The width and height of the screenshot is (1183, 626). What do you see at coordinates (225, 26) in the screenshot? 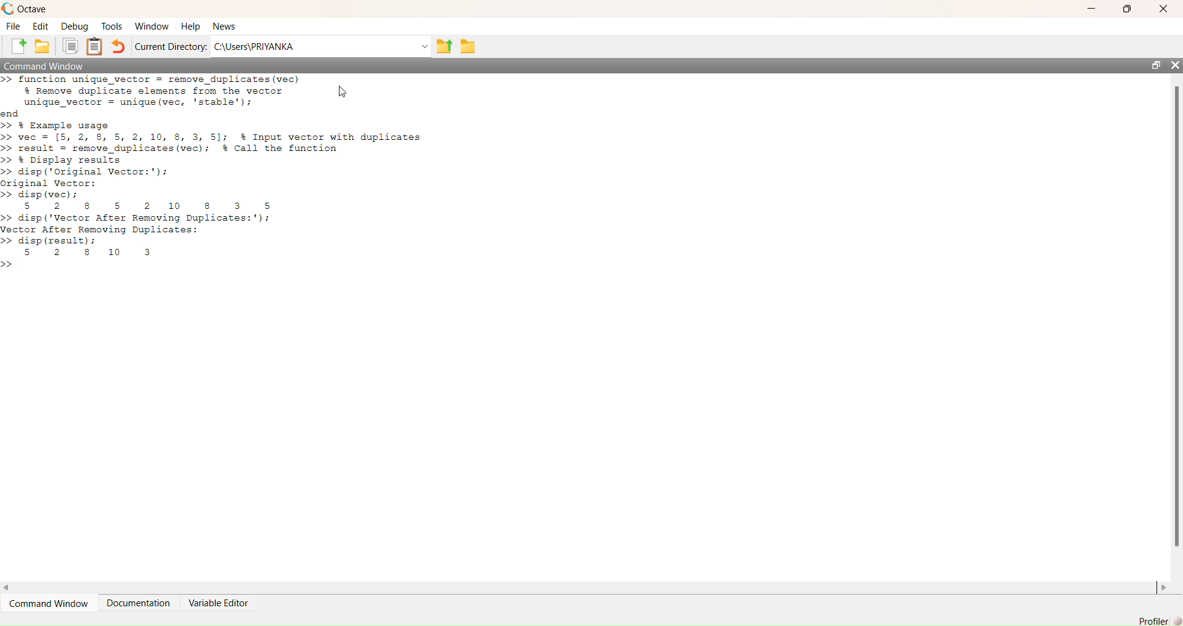
I see `news` at bounding box center [225, 26].